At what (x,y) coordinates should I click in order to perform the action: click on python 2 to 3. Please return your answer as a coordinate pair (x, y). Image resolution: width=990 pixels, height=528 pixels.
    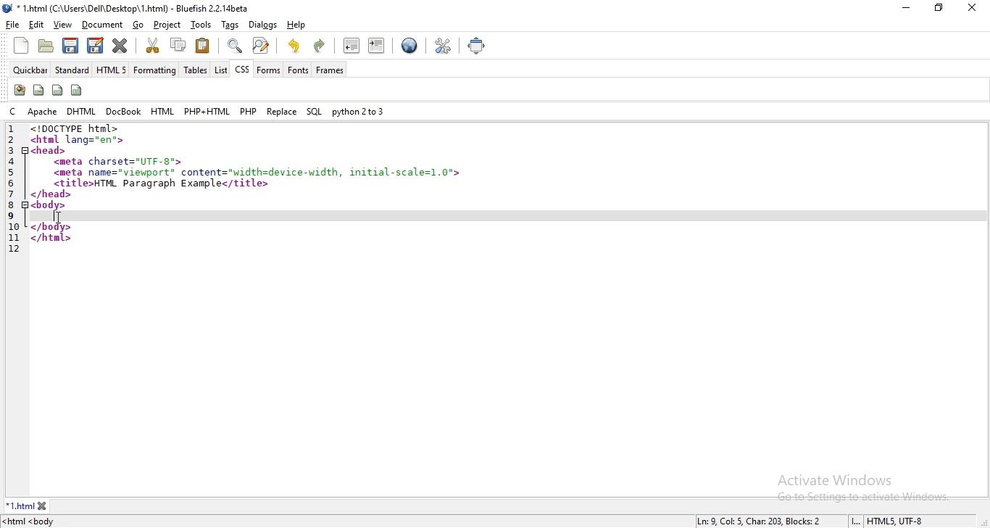
    Looking at the image, I should click on (357, 112).